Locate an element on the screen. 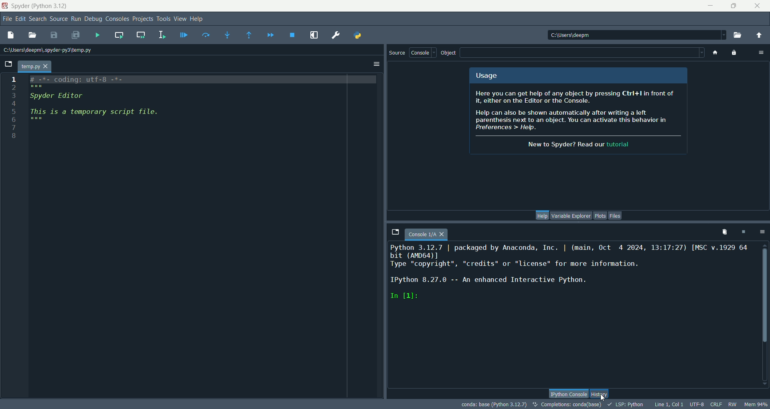 The width and height of the screenshot is (770, 409). UTF-8 is located at coordinates (696, 404).